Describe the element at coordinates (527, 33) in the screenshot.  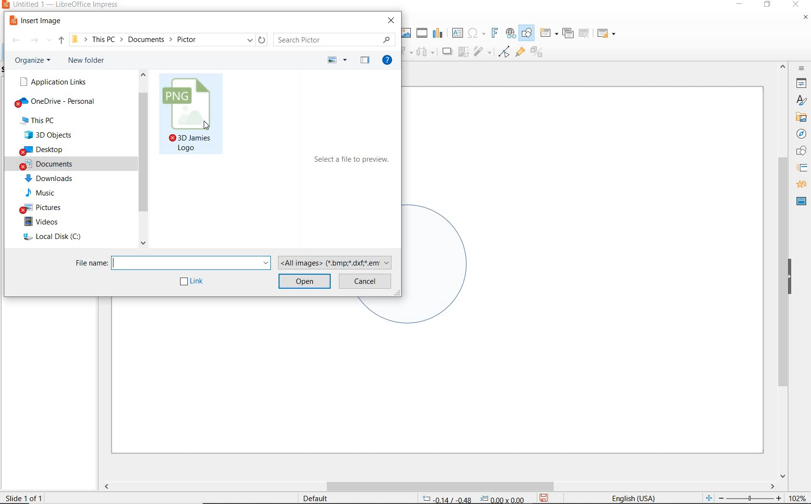
I see `show draw functions` at that location.